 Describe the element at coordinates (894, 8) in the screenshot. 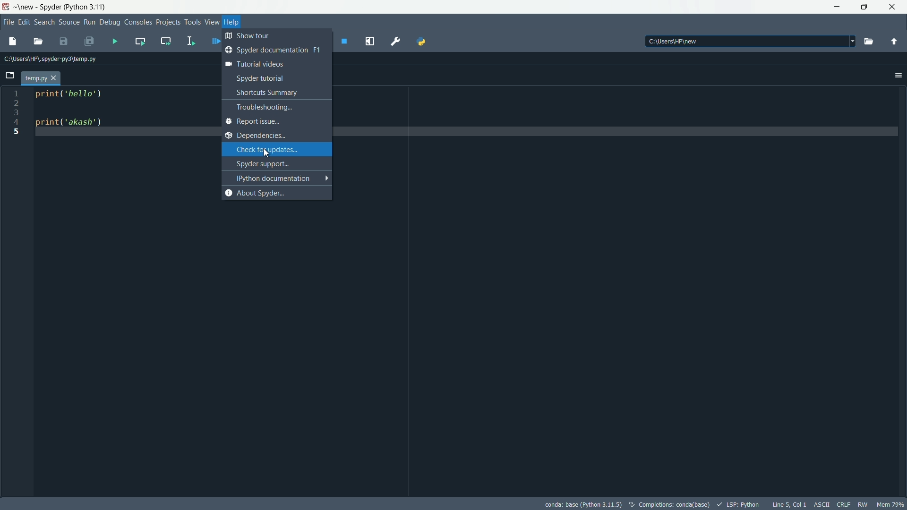

I see `close ` at that location.